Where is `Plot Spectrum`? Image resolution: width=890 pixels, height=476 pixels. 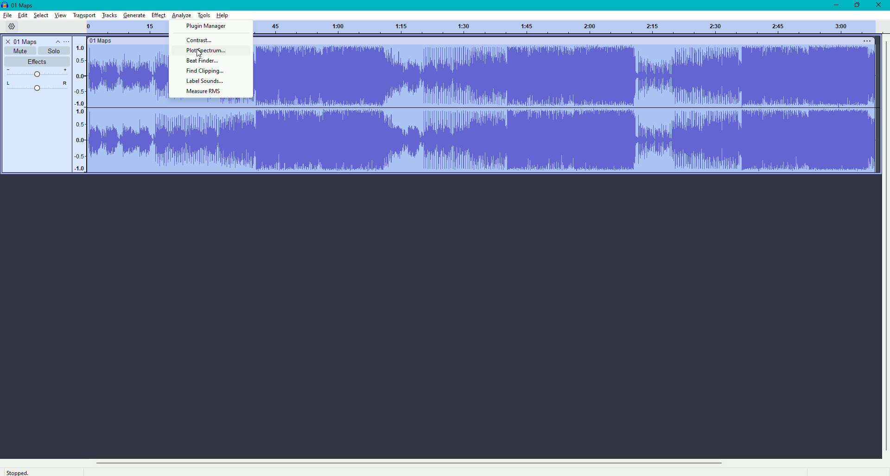 Plot Spectrum is located at coordinates (207, 50).